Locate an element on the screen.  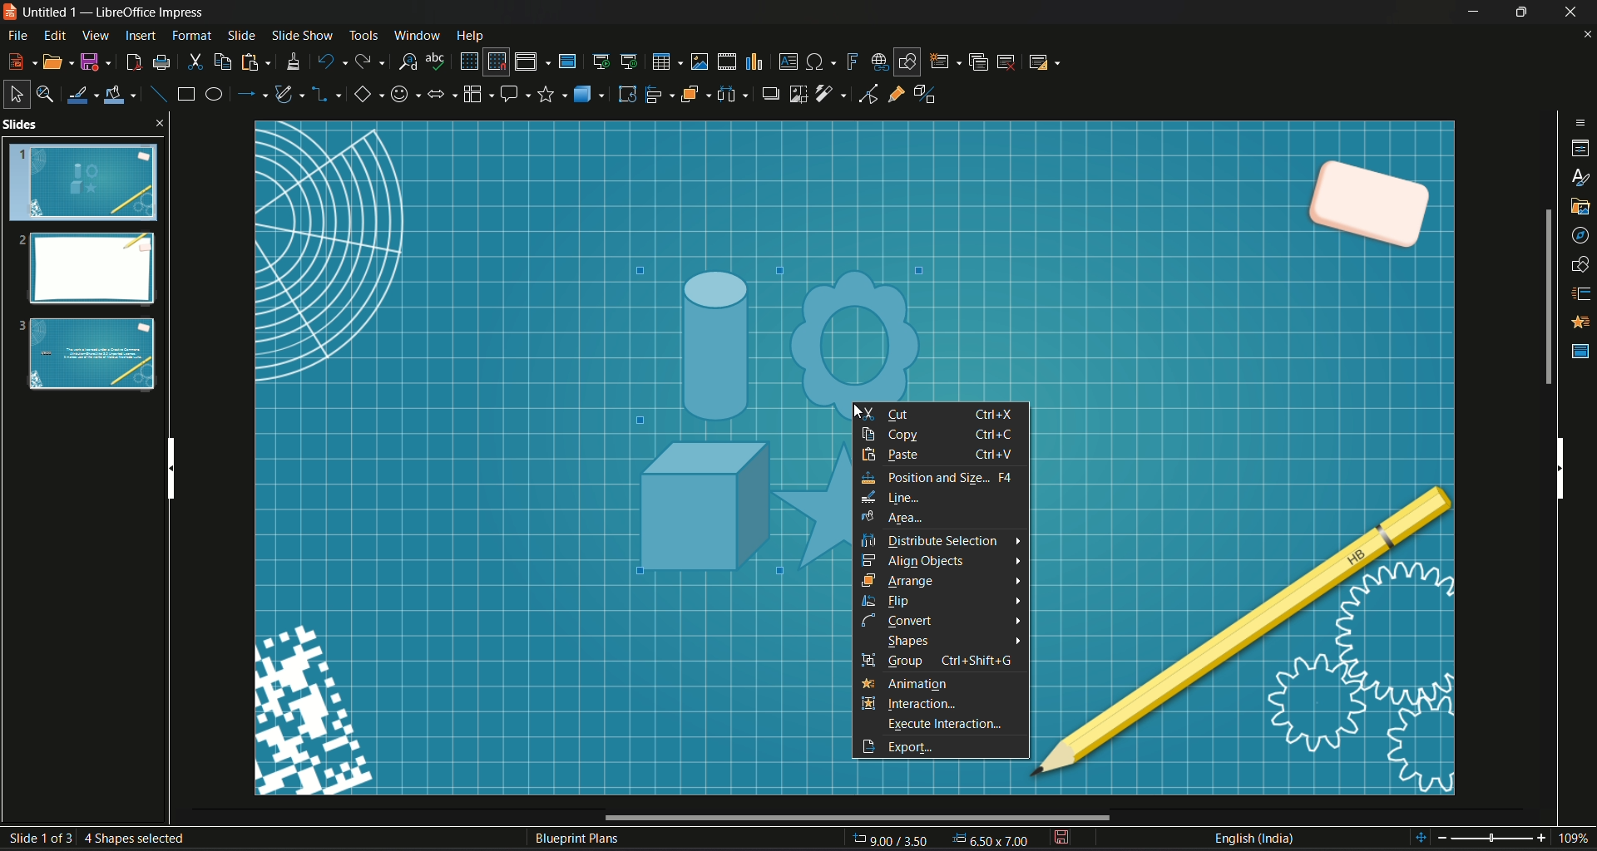
new is located at coordinates (22, 60).